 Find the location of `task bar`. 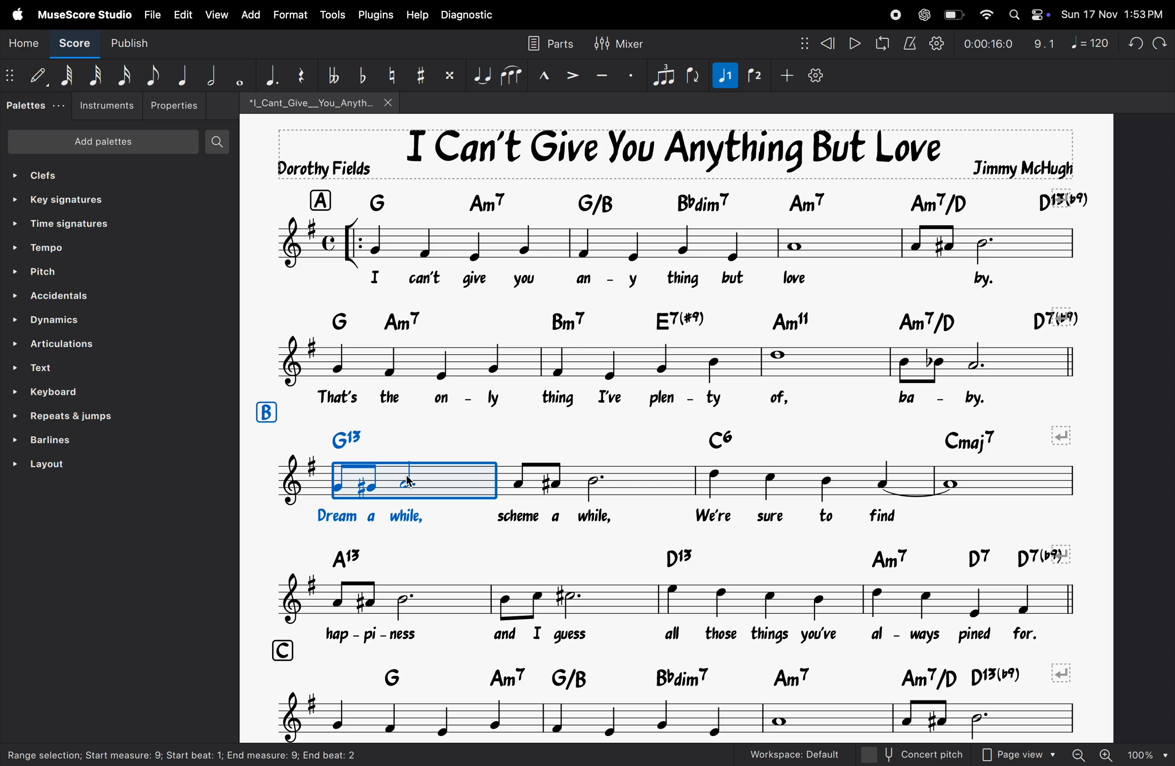

task bar is located at coordinates (250, 755).